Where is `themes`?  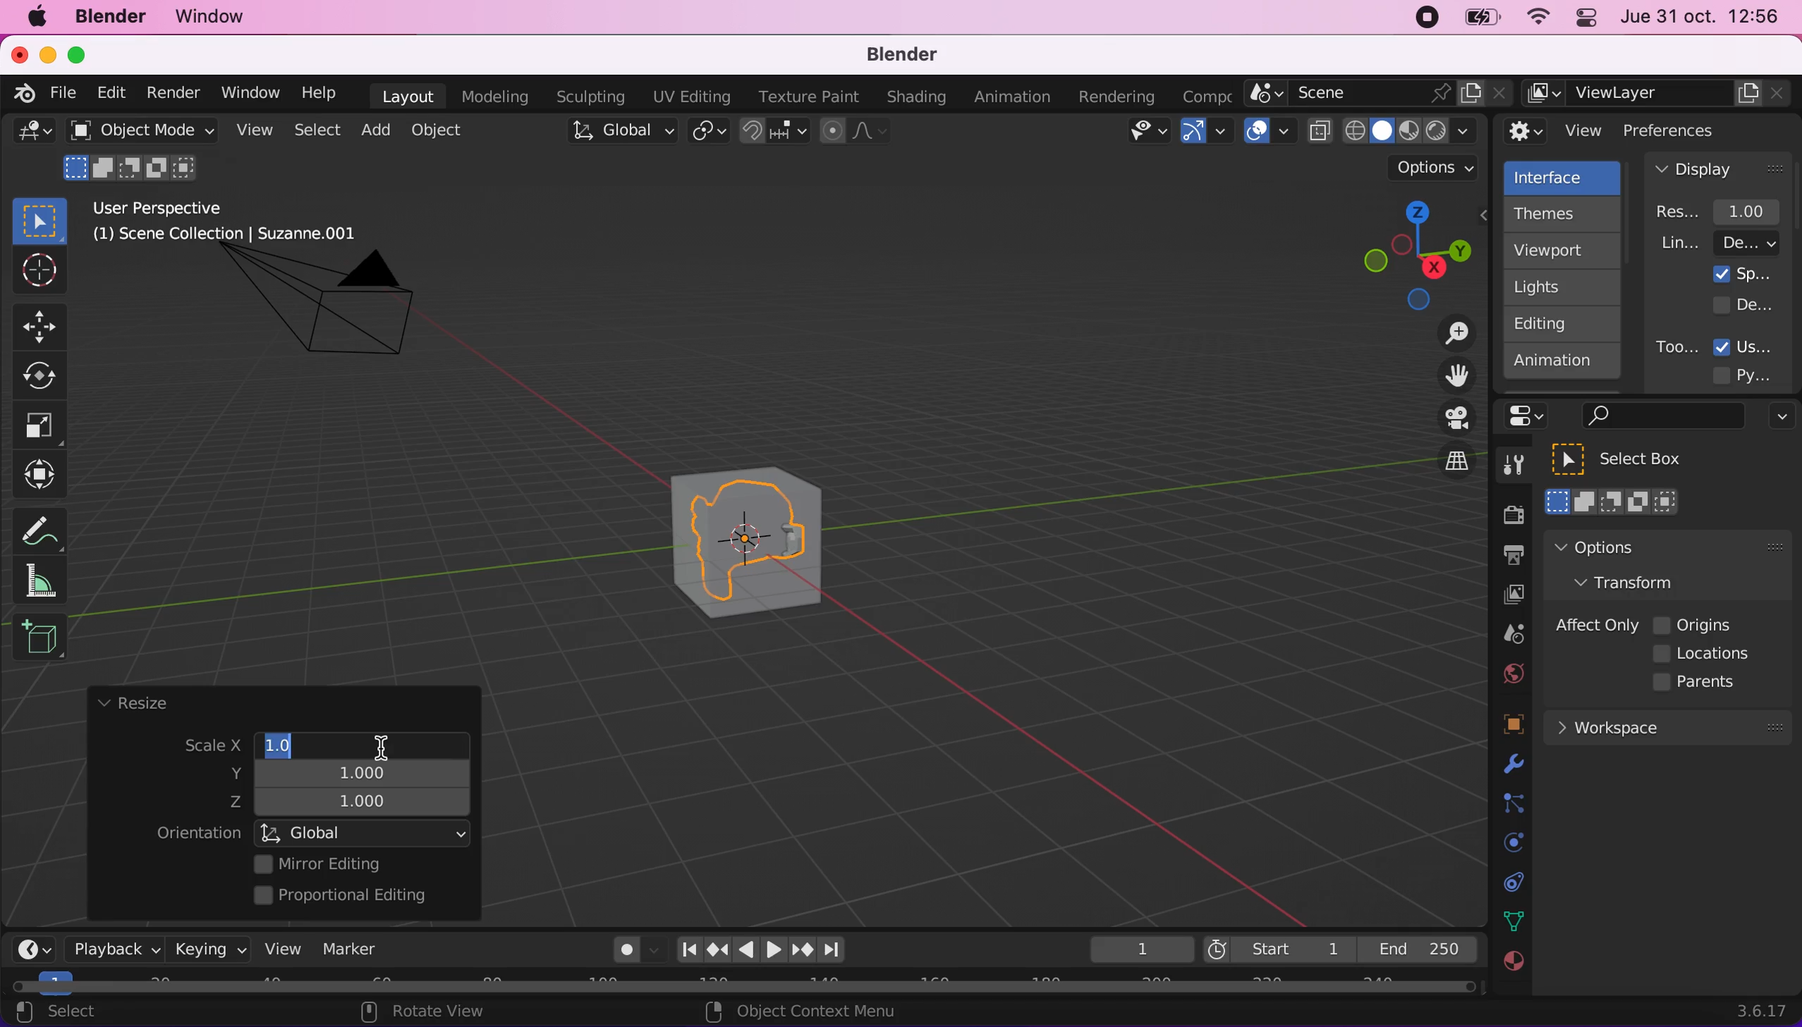
themes is located at coordinates (1560, 214).